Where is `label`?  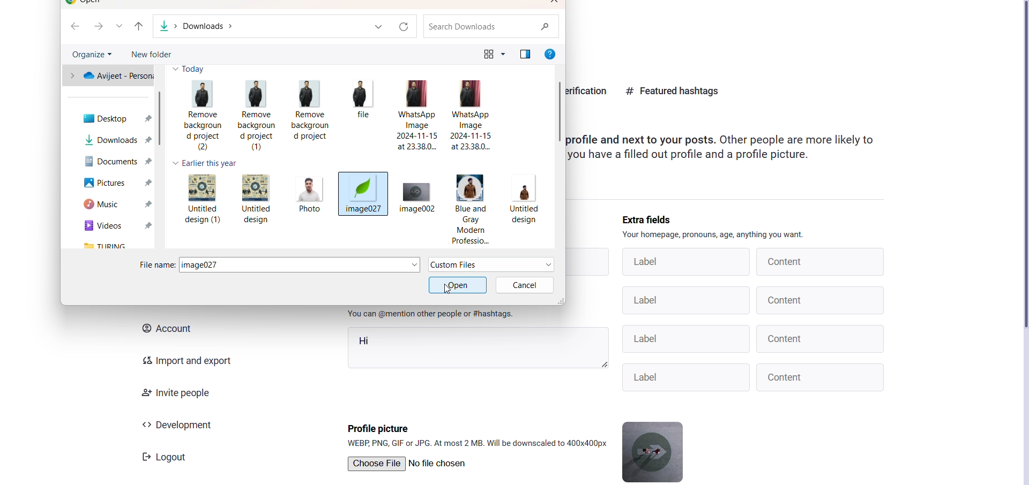 label is located at coordinates (685, 261).